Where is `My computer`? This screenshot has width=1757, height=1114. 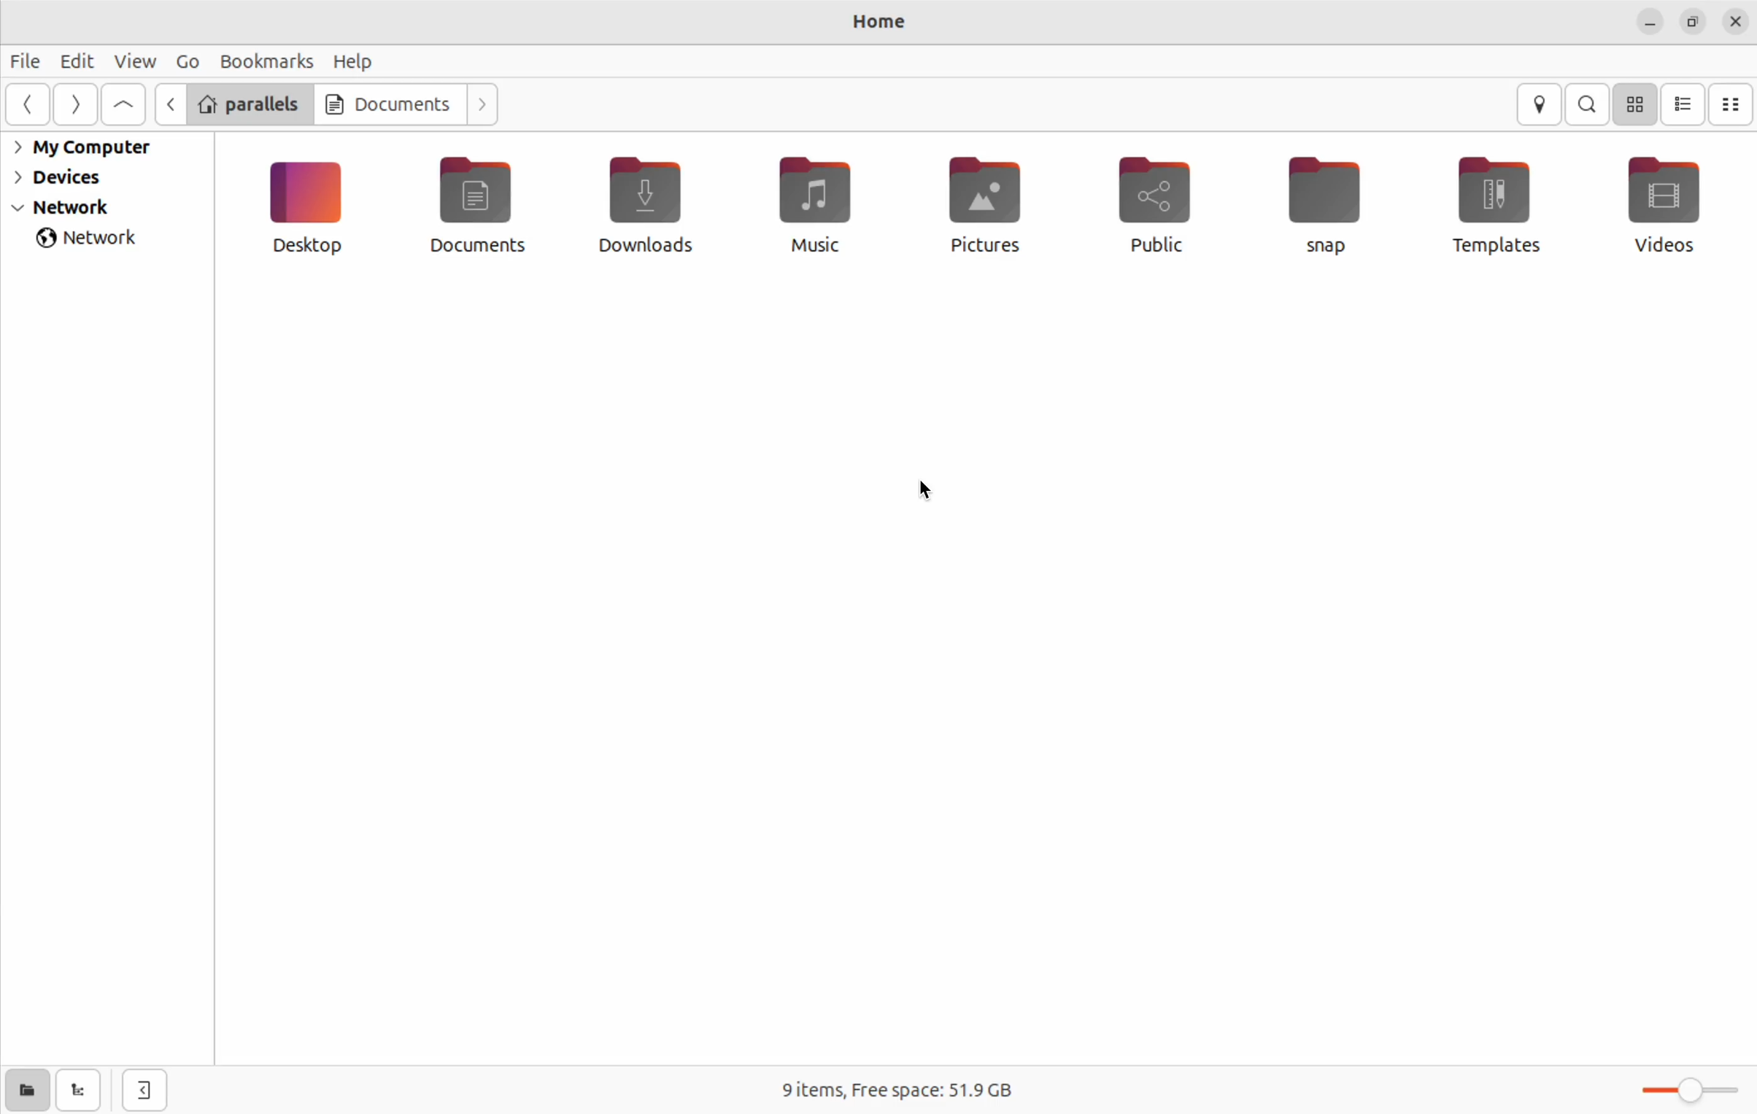
My computer is located at coordinates (91, 149).